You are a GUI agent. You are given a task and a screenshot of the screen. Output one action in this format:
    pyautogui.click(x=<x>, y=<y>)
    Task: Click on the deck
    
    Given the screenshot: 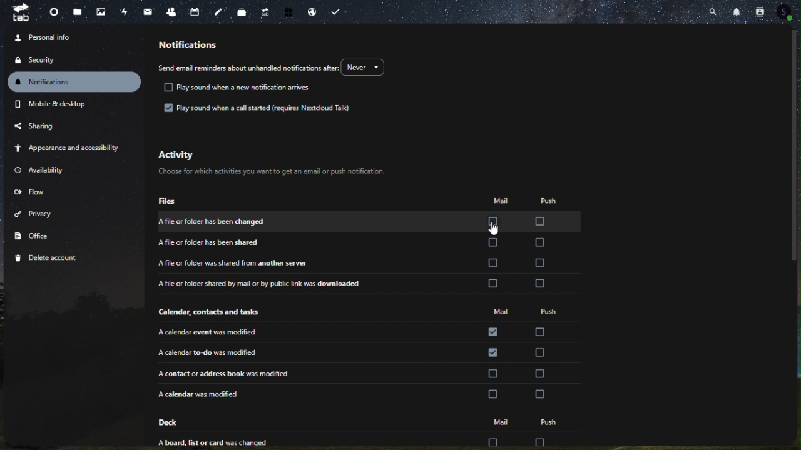 What is the action you would take?
    pyautogui.click(x=243, y=11)
    